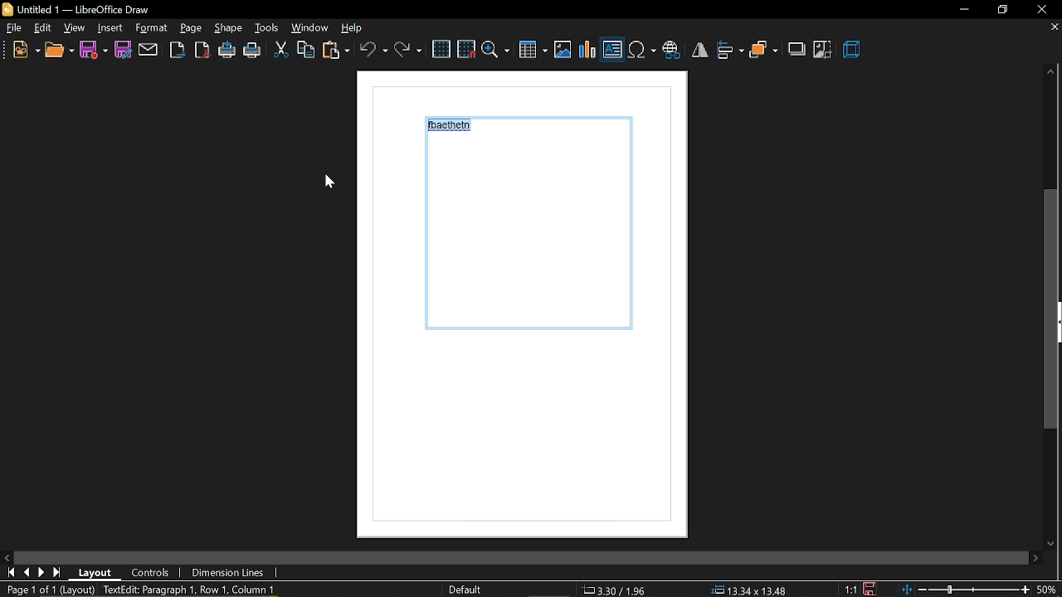 The height and width of the screenshot is (597, 1062). I want to click on Insert text, so click(612, 49).